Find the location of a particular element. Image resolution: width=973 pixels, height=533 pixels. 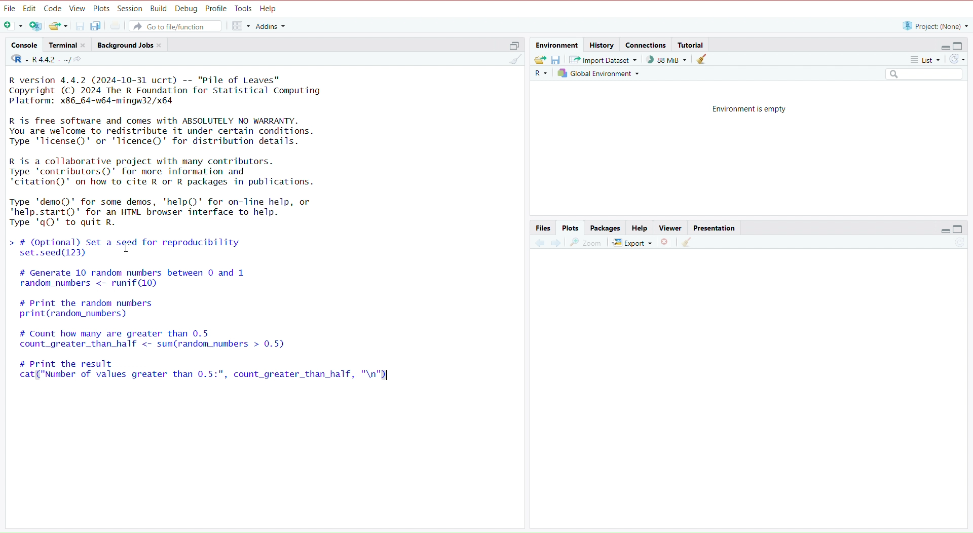

List is located at coordinates (925, 58).